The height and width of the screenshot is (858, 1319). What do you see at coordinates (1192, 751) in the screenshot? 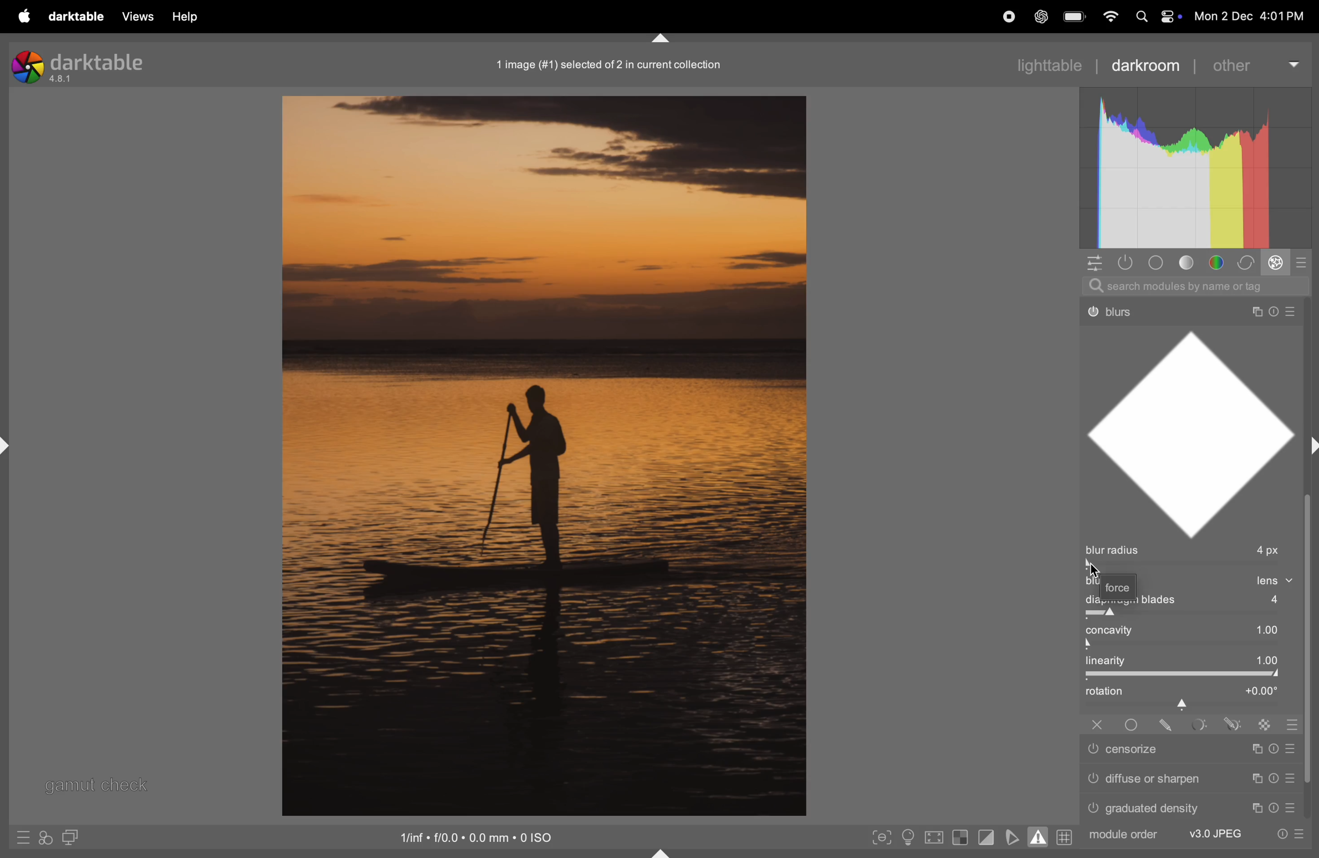
I see `` at bounding box center [1192, 751].